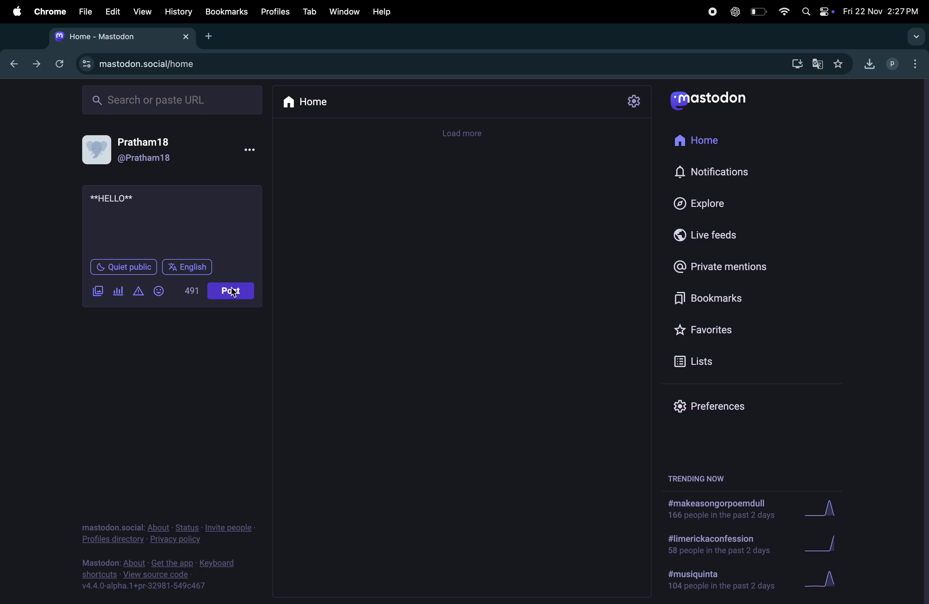  Describe the element at coordinates (274, 11) in the screenshot. I see `profiles` at that location.